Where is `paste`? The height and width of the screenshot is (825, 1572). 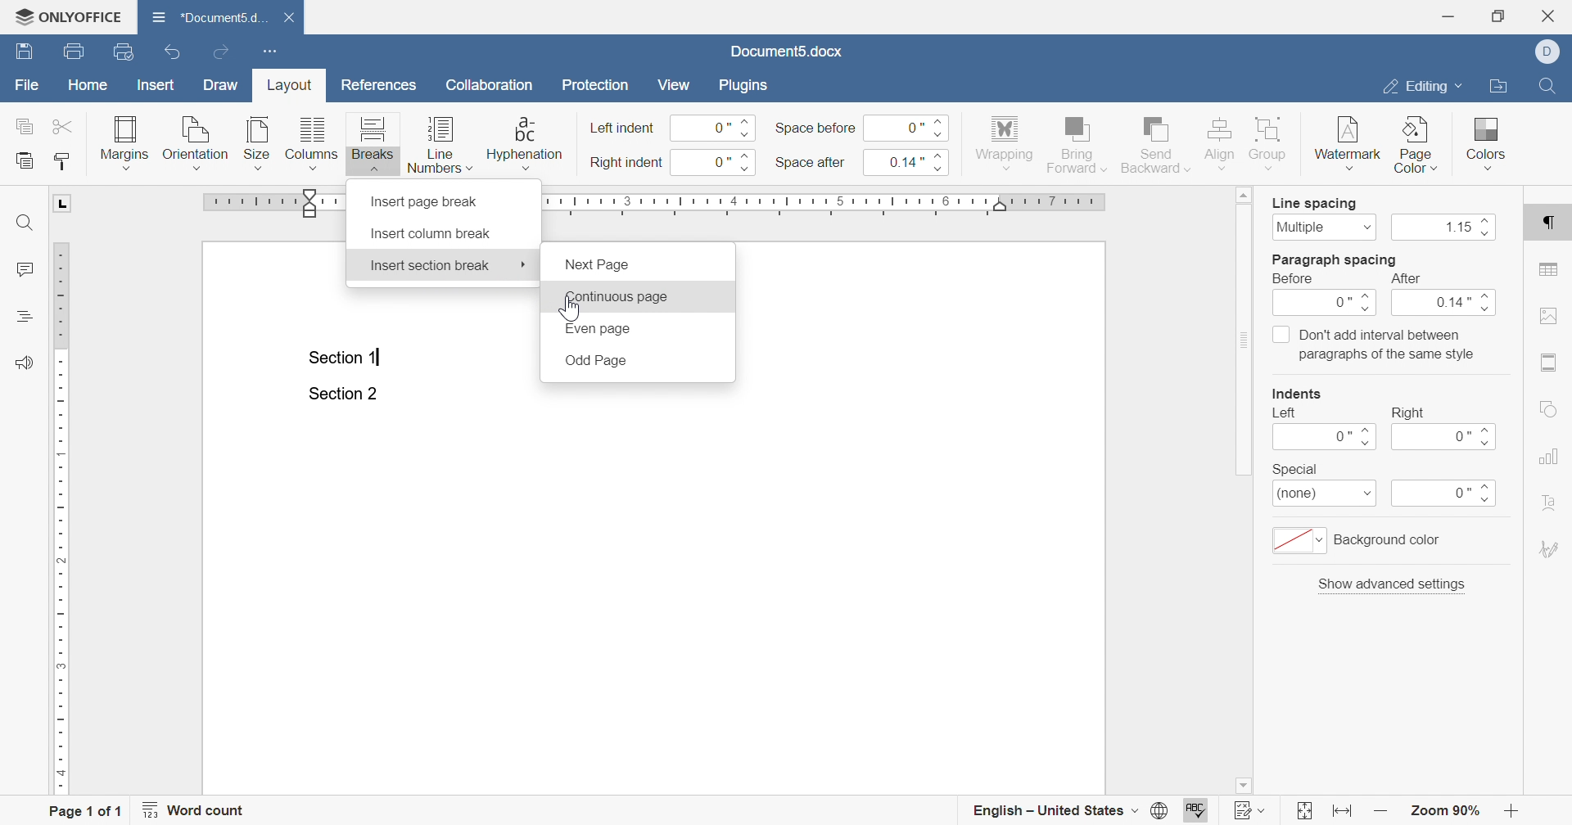 paste is located at coordinates (25, 159).